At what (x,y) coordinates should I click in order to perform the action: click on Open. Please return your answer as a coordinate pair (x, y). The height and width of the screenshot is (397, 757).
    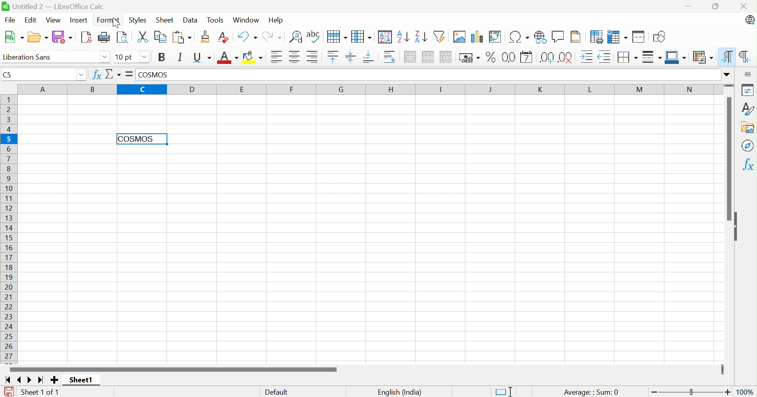
    Looking at the image, I should click on (37, 37).